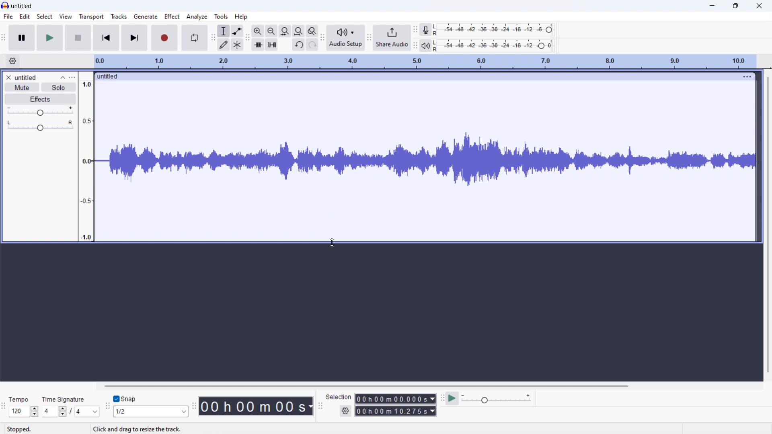 This screenshot has height=434, width=772. What do you see at coordinates (213, 39) in the screenshot?
I see `tools toolbar` at bounding box center [213, 39].